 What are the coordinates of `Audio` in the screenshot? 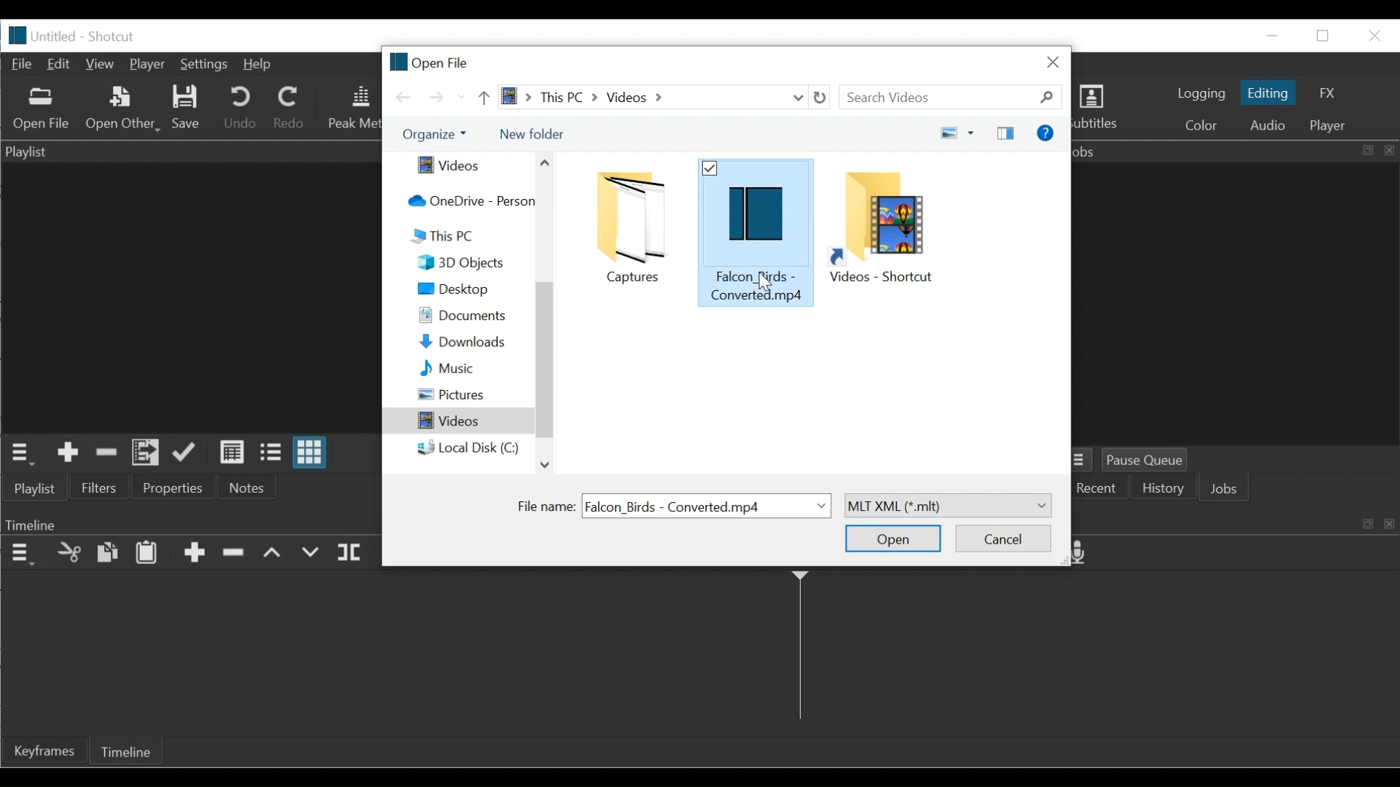 It's located at (1269, 125).